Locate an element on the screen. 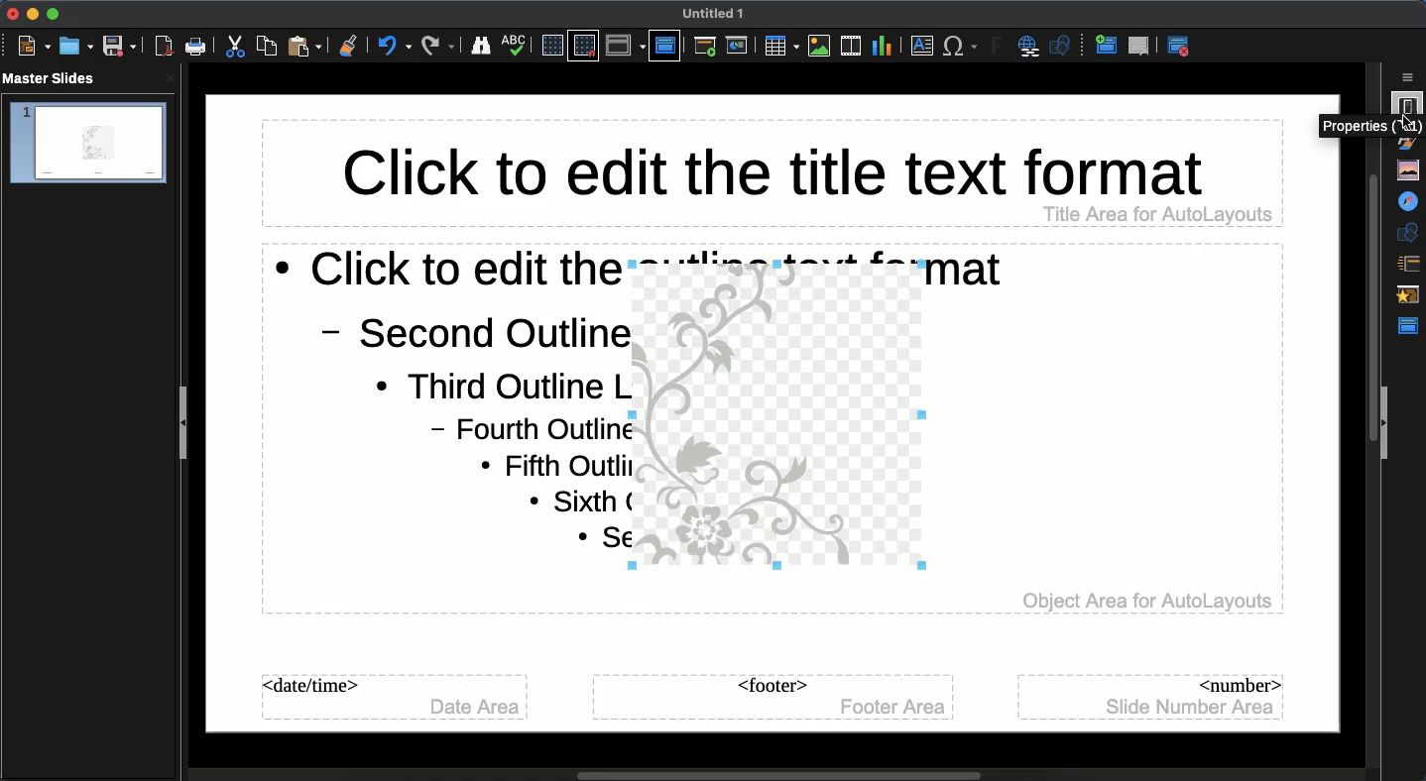 Image resolution: width=1426 pixels, height=781 pixels. Master slide footer is located at coordinates (772, 698).